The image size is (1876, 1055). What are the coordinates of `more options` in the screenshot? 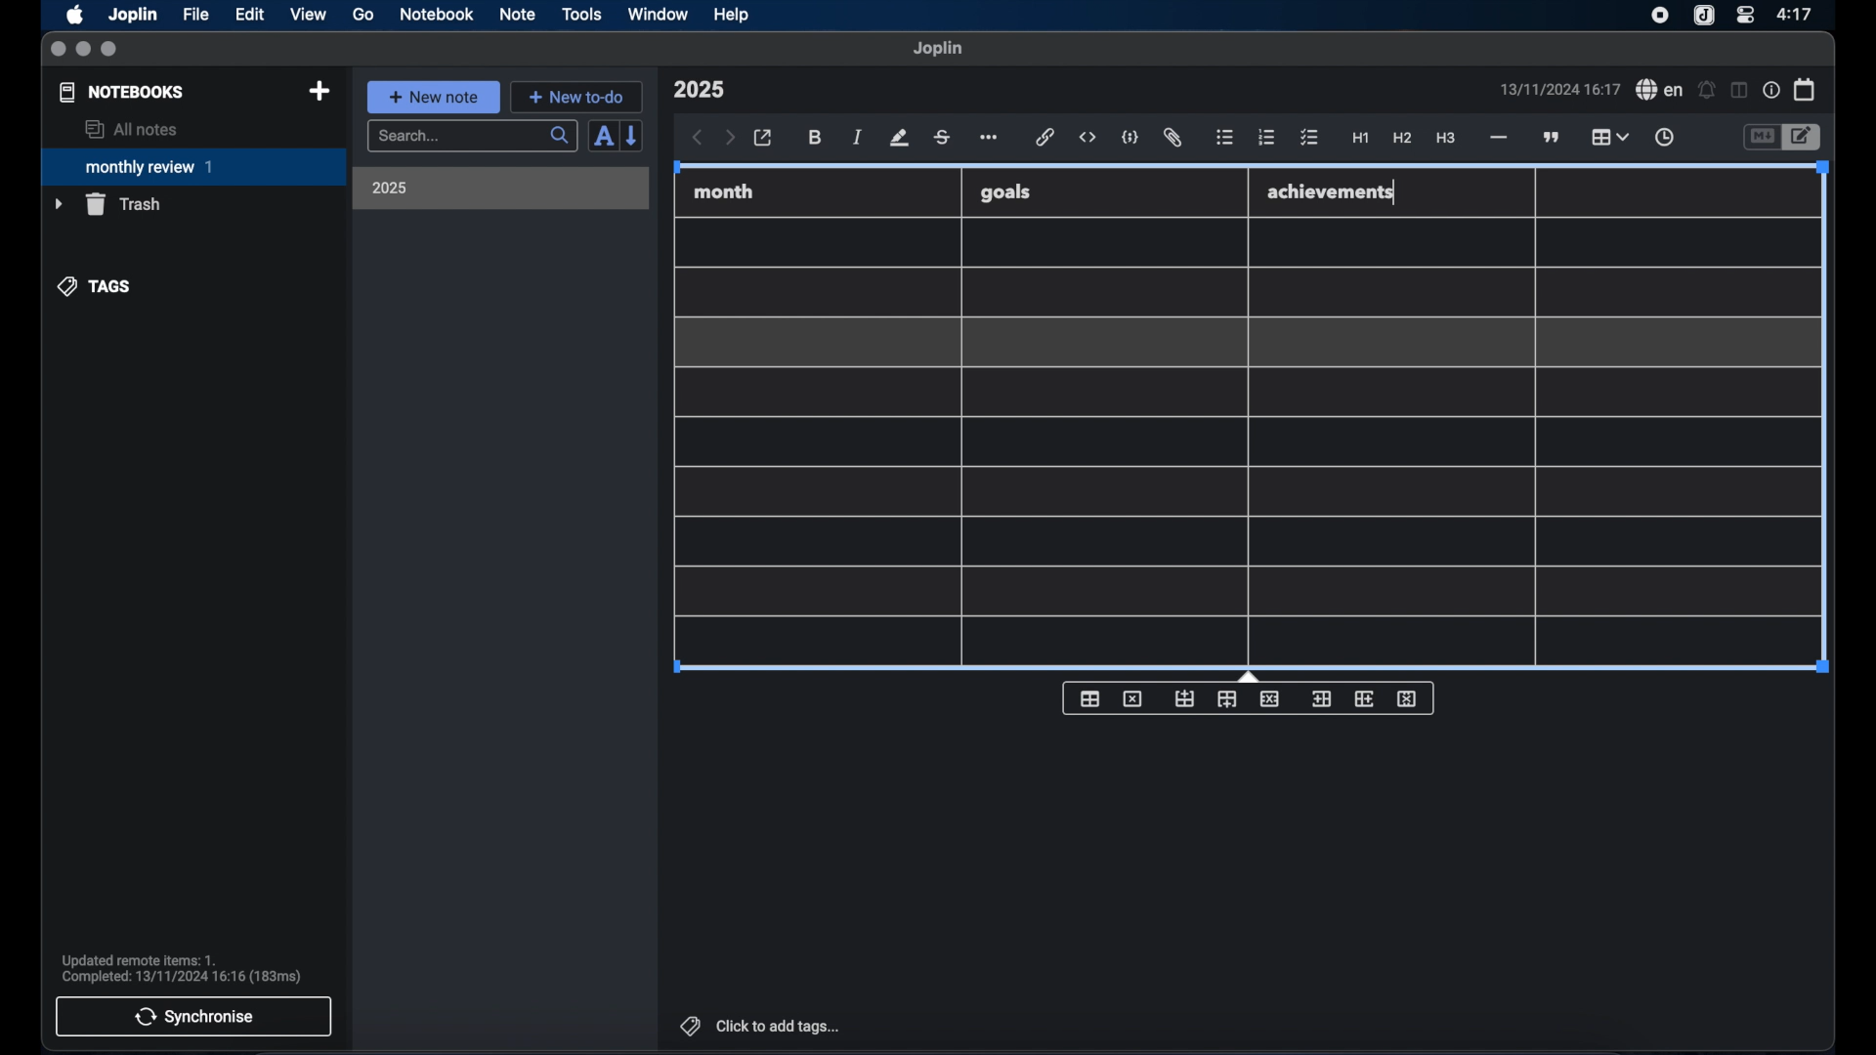 It's located at (991, 139).